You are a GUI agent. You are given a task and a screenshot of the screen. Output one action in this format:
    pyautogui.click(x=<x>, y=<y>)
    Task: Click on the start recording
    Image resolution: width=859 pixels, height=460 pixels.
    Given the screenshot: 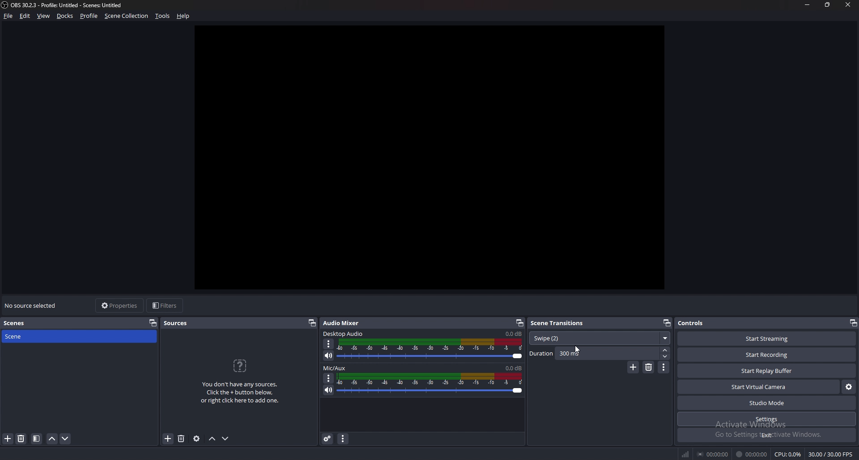 What is the action you would take?
    pyautogui.click(x=766, y=355)
    